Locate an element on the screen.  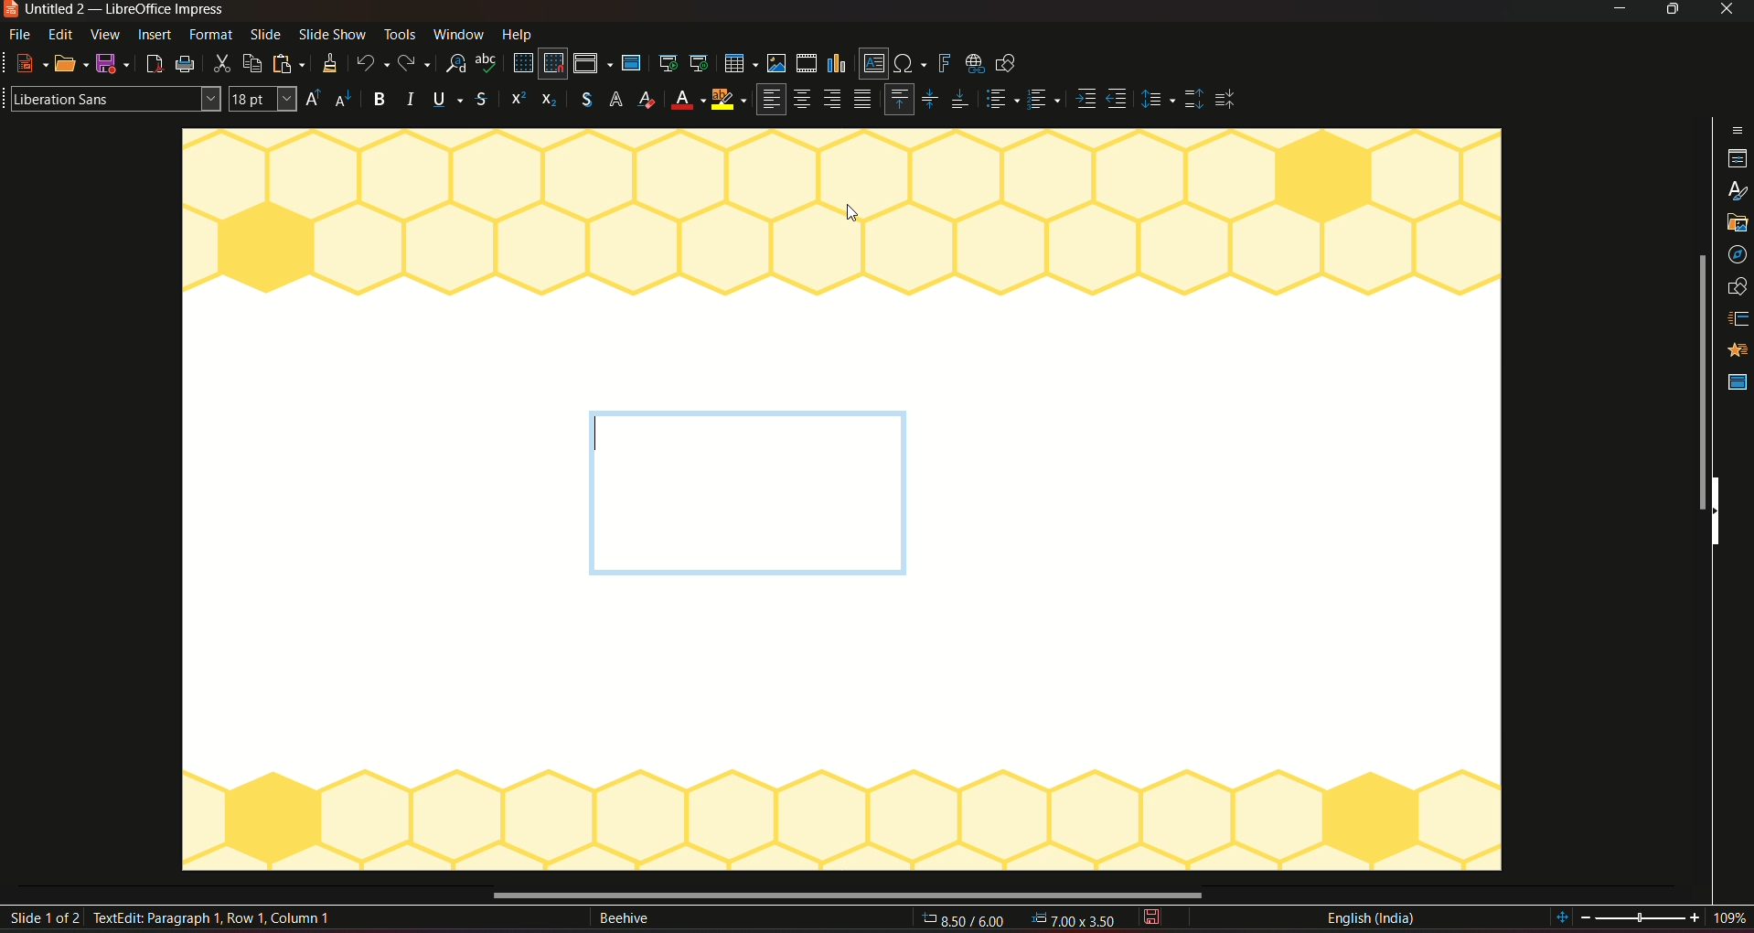
spelling is located at coordinates (487, 65).